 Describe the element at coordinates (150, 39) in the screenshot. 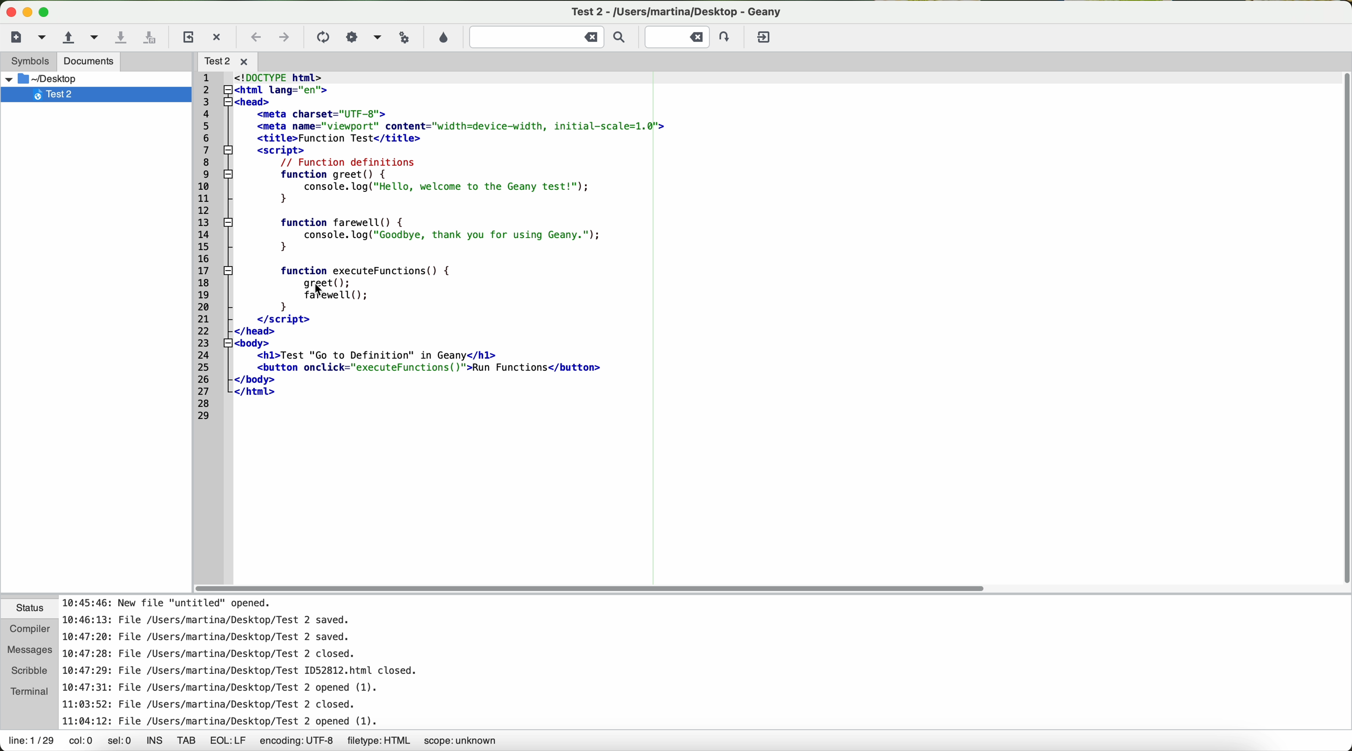

I see `save all open files` at that location.